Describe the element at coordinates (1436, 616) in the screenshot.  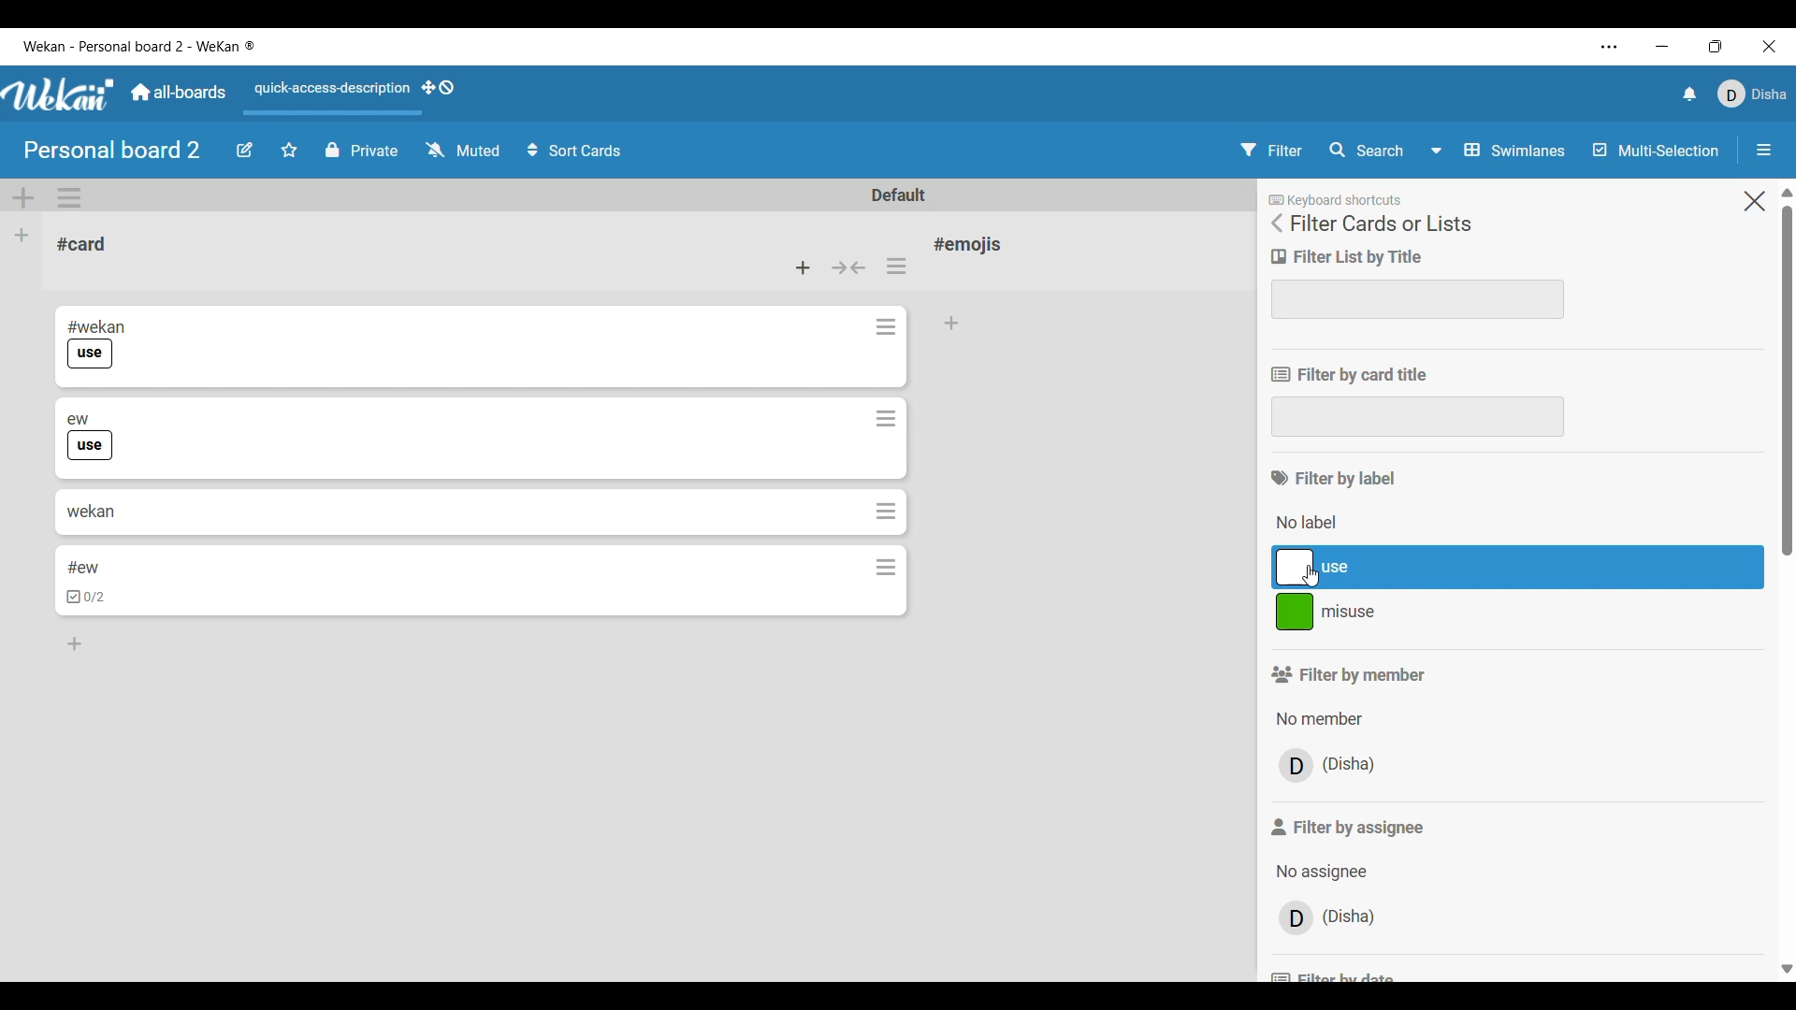
I see `misuse` at that location.